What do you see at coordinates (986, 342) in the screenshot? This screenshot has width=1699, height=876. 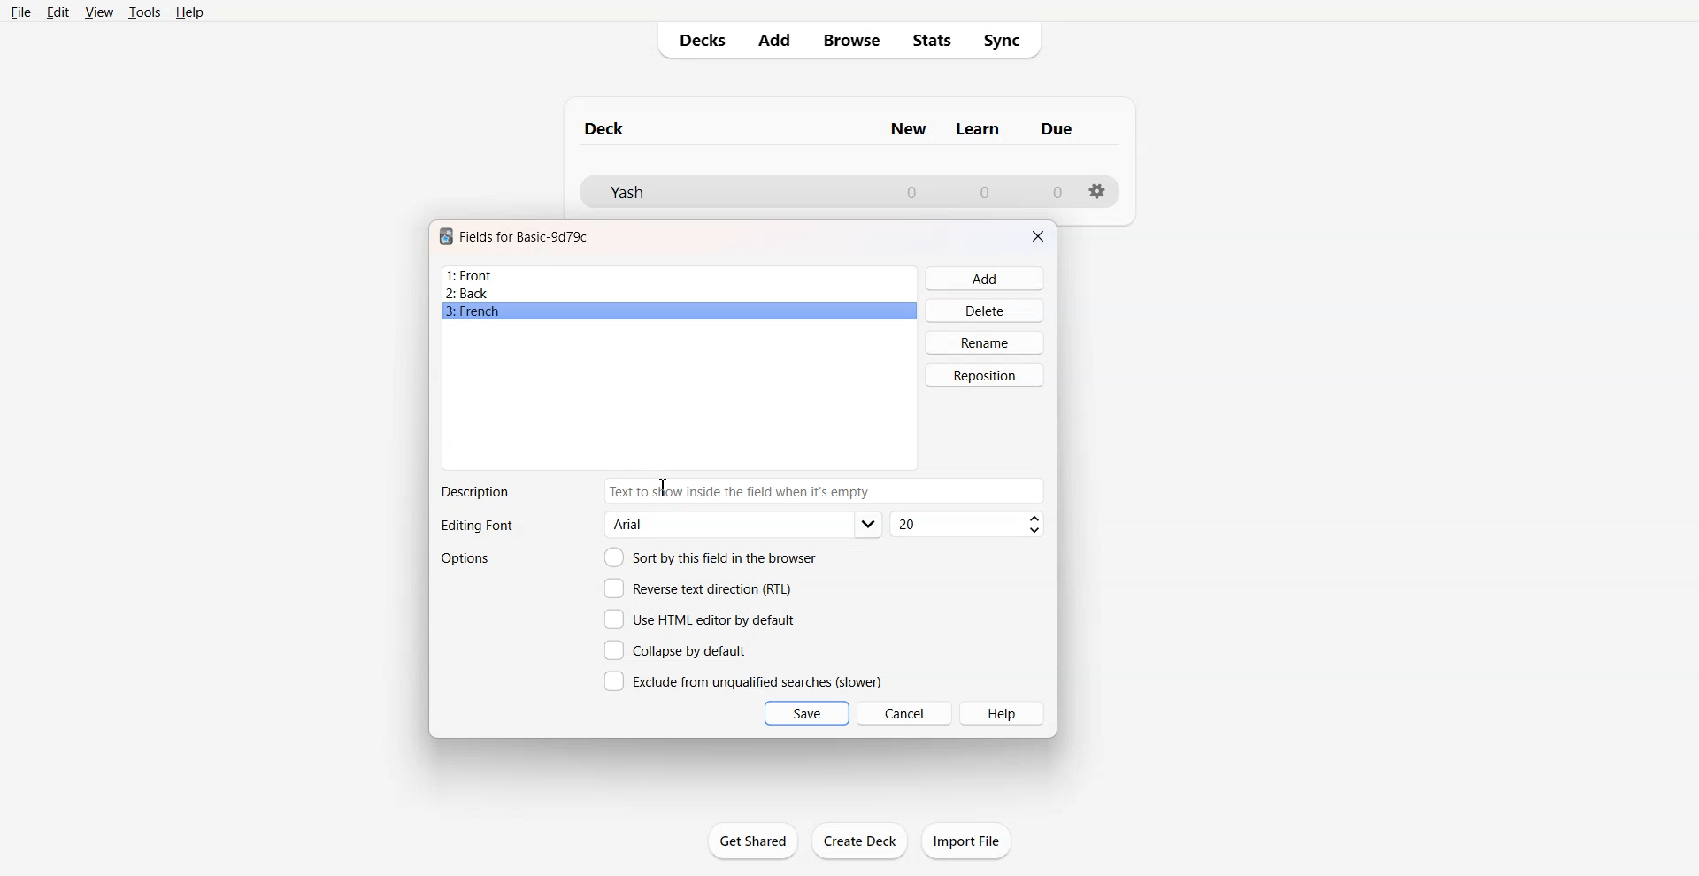 I see `Rename` at bounding box center [986, 342].